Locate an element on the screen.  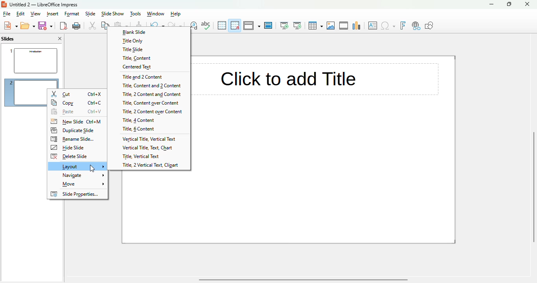
new slide is located at coordinates (23, 93).